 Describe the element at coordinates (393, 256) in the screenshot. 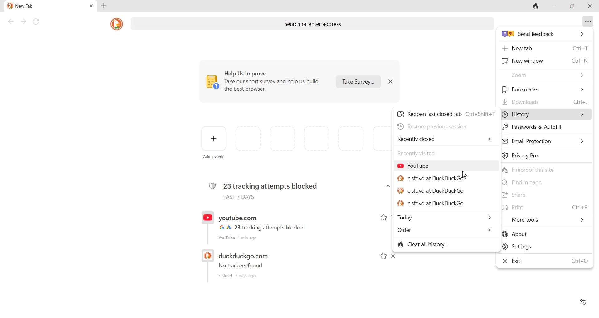

I see `Dismiss ` at that location.